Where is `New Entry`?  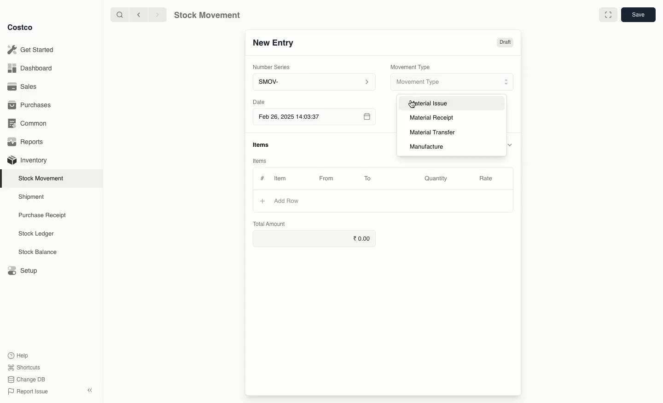 New Entry is located at coordinates (274, 45).